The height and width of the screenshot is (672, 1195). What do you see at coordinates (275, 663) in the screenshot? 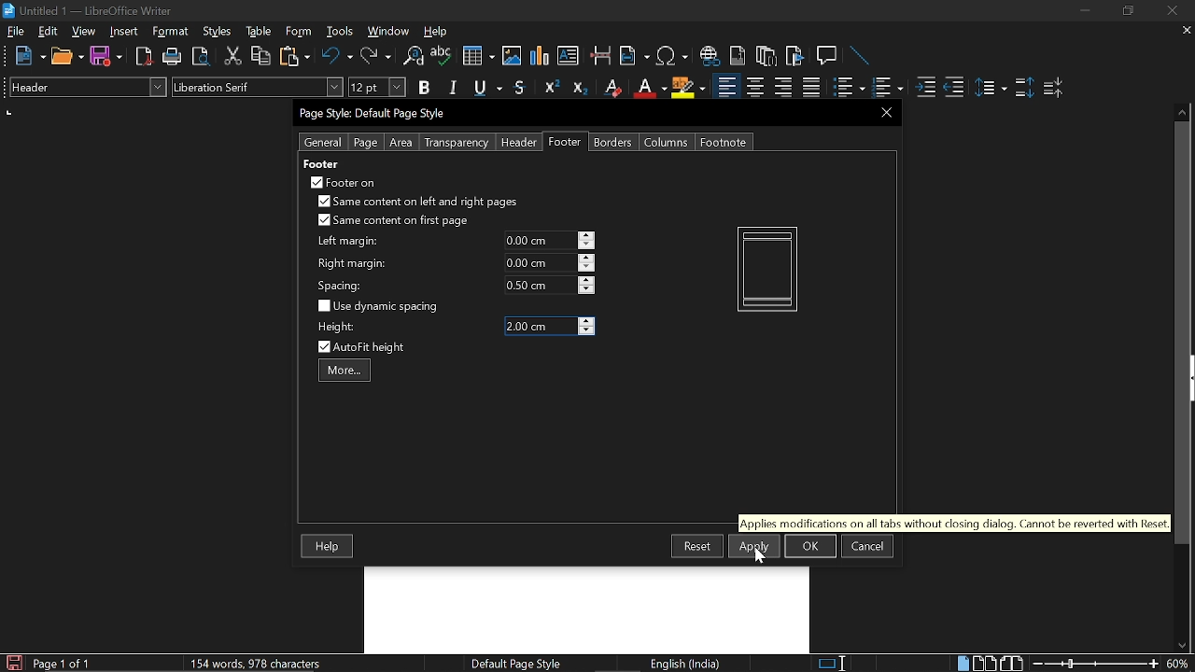
I see `Word count` at bounding box center [275, 663].